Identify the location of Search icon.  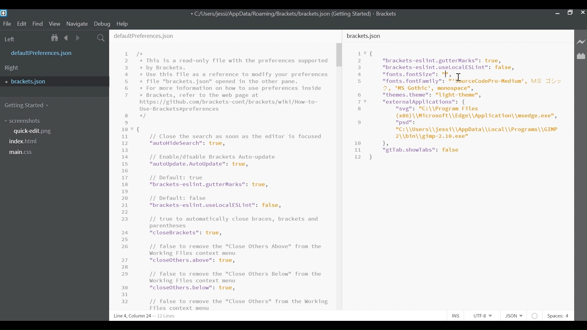
(100, 38).